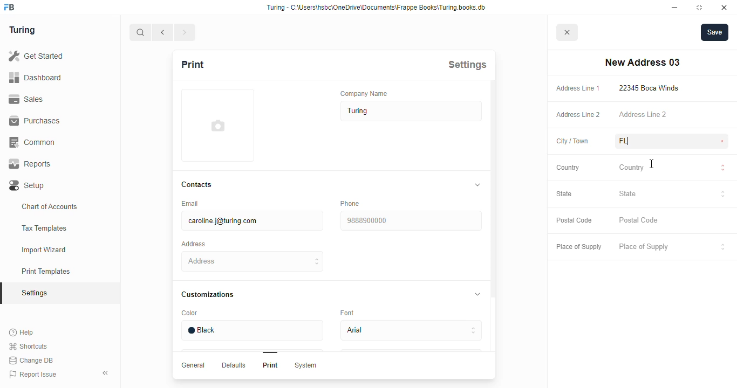  I want to click on place of supply, so click(673, 247).